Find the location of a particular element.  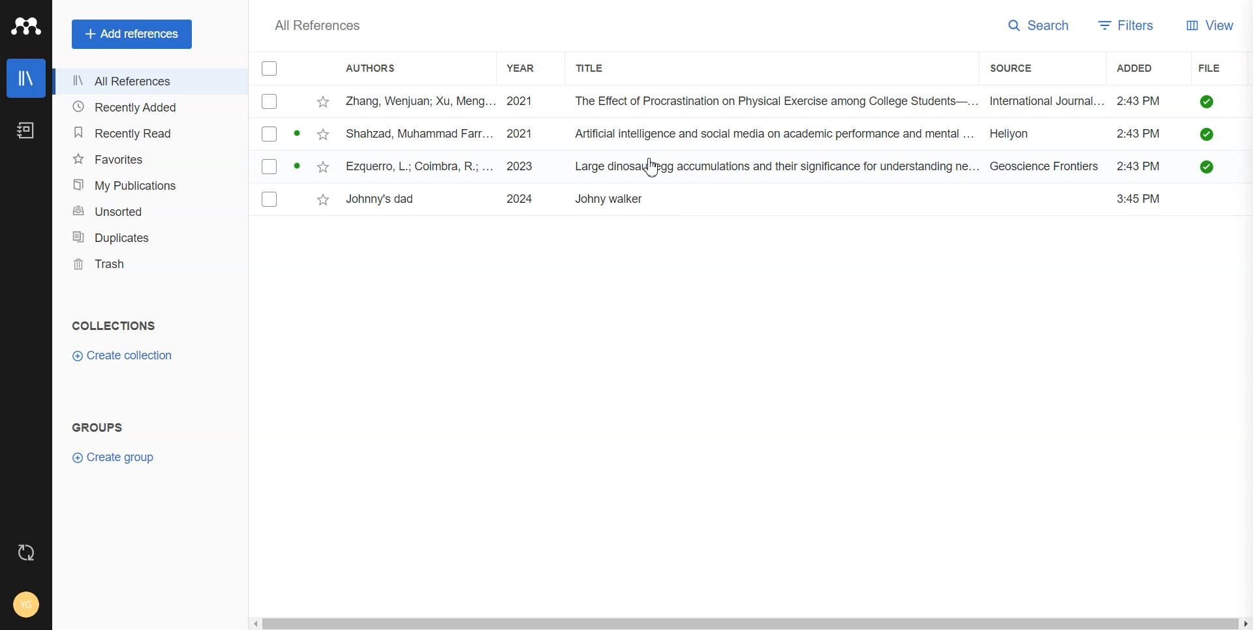

Recently Read is located at coordinates (144, 130).